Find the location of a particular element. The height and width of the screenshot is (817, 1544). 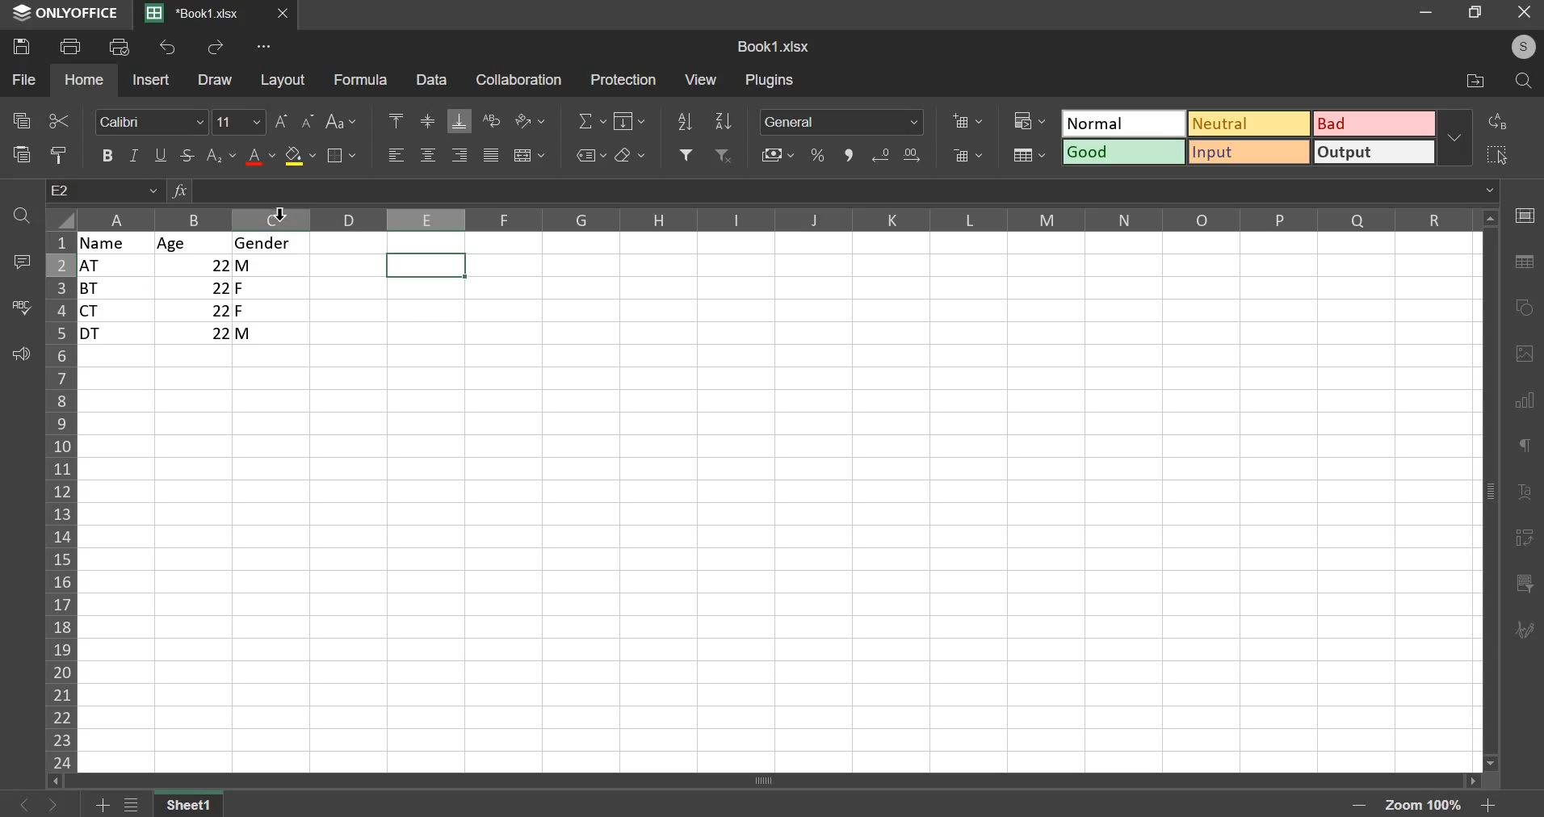

file is located at coordinates (23, 79).